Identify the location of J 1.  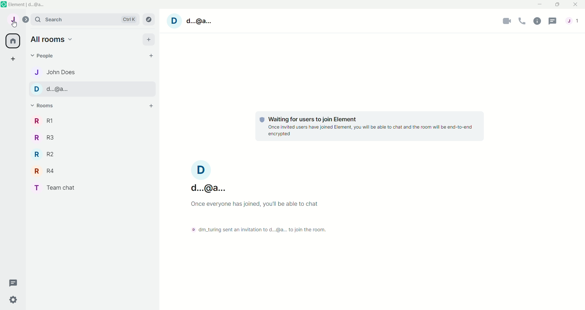
(572, 20).